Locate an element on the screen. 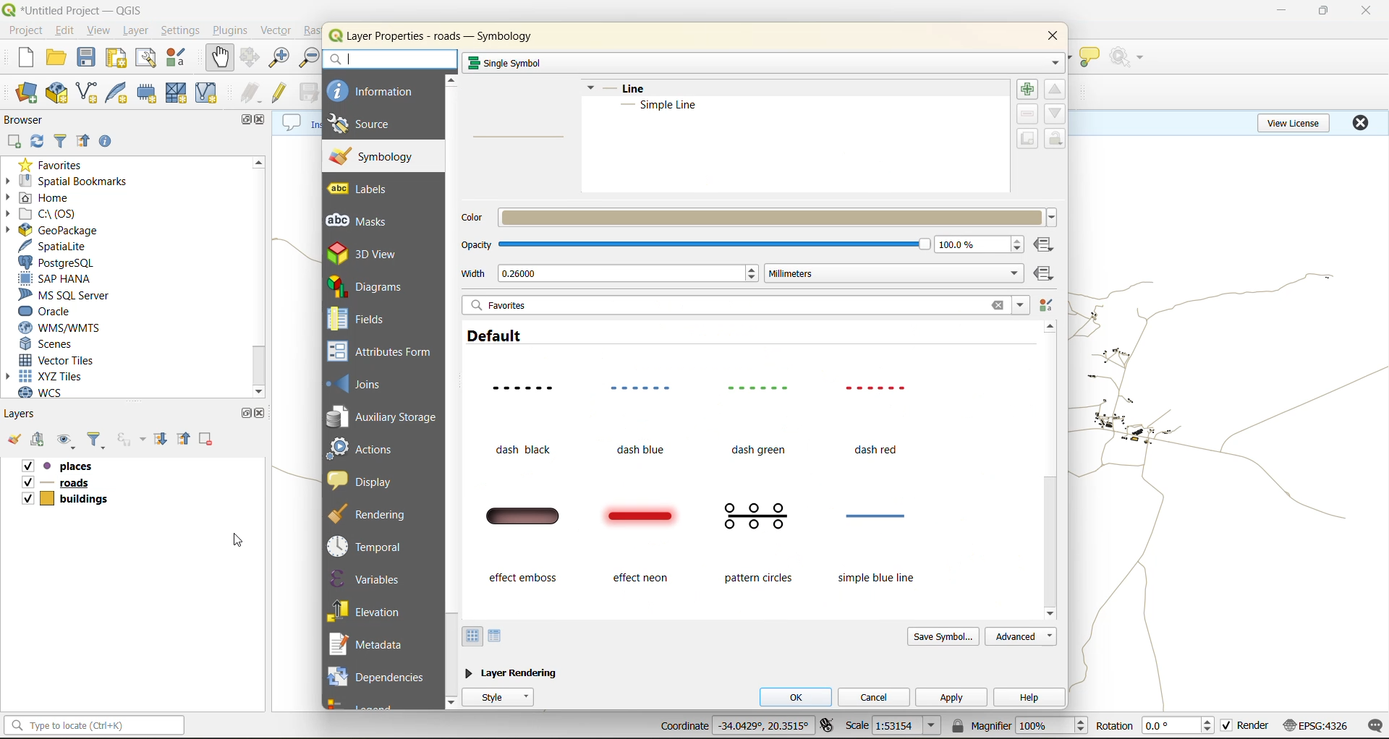  show layout is located at coordinates (148, 58).